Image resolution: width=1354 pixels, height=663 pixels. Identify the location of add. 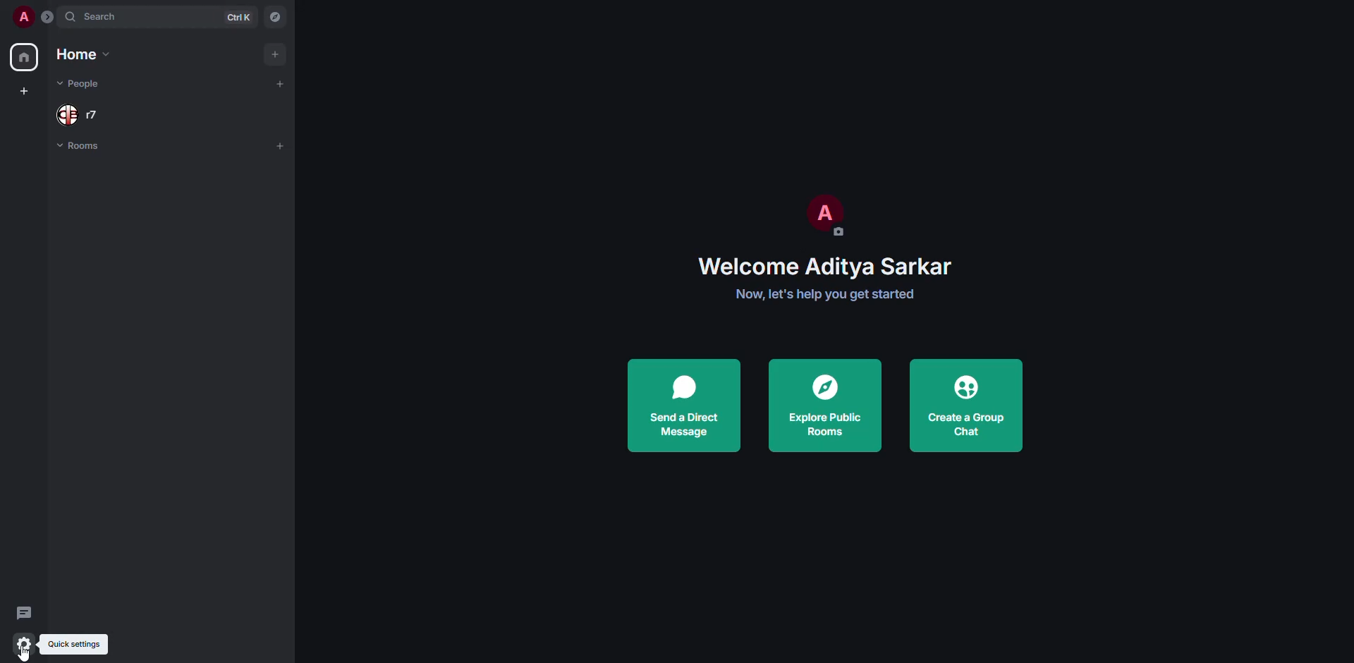
(277, 53).